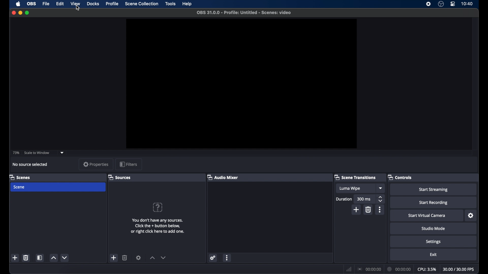 The image size is (488, 274). I want to click on tools, so click(171, 4).